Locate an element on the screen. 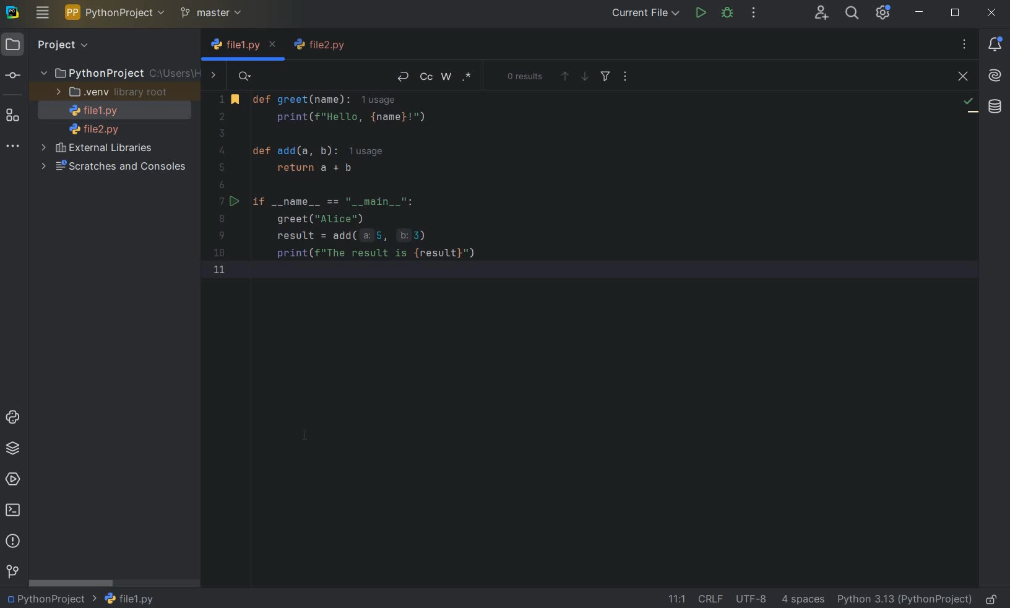 The height and width of the screenshot is (608, 1010). FILE NAME 1 is located at coordinates (243, 45).